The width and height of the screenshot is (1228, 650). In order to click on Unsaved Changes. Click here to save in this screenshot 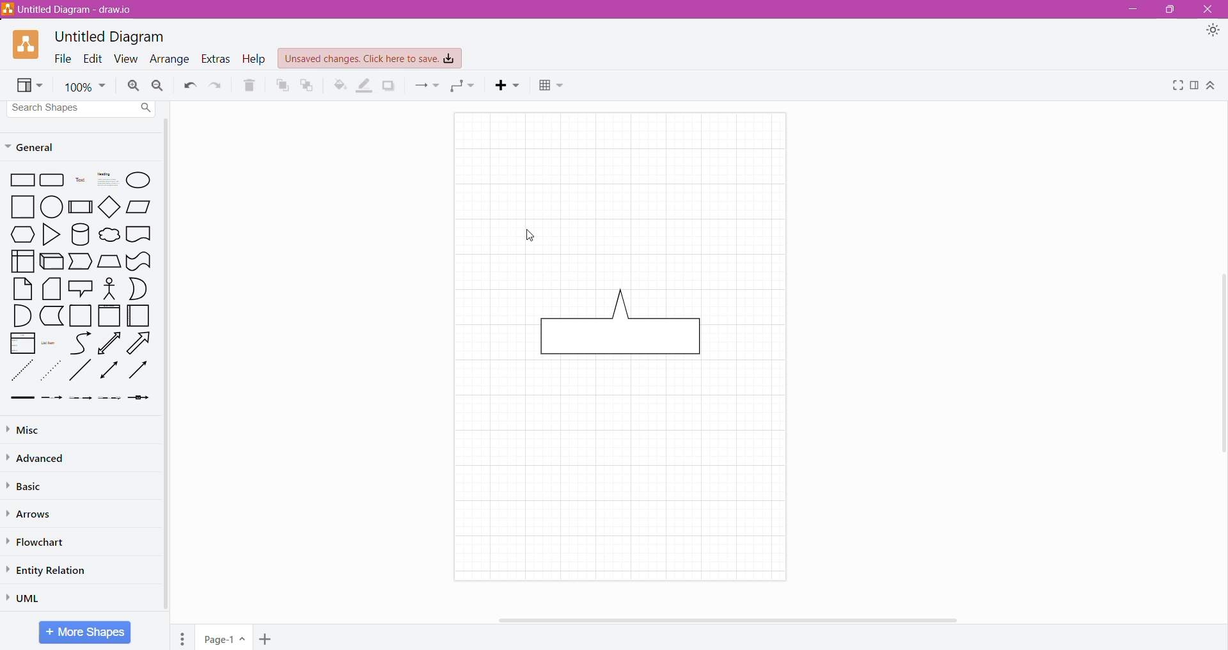, I will do `click(370, 59)`.